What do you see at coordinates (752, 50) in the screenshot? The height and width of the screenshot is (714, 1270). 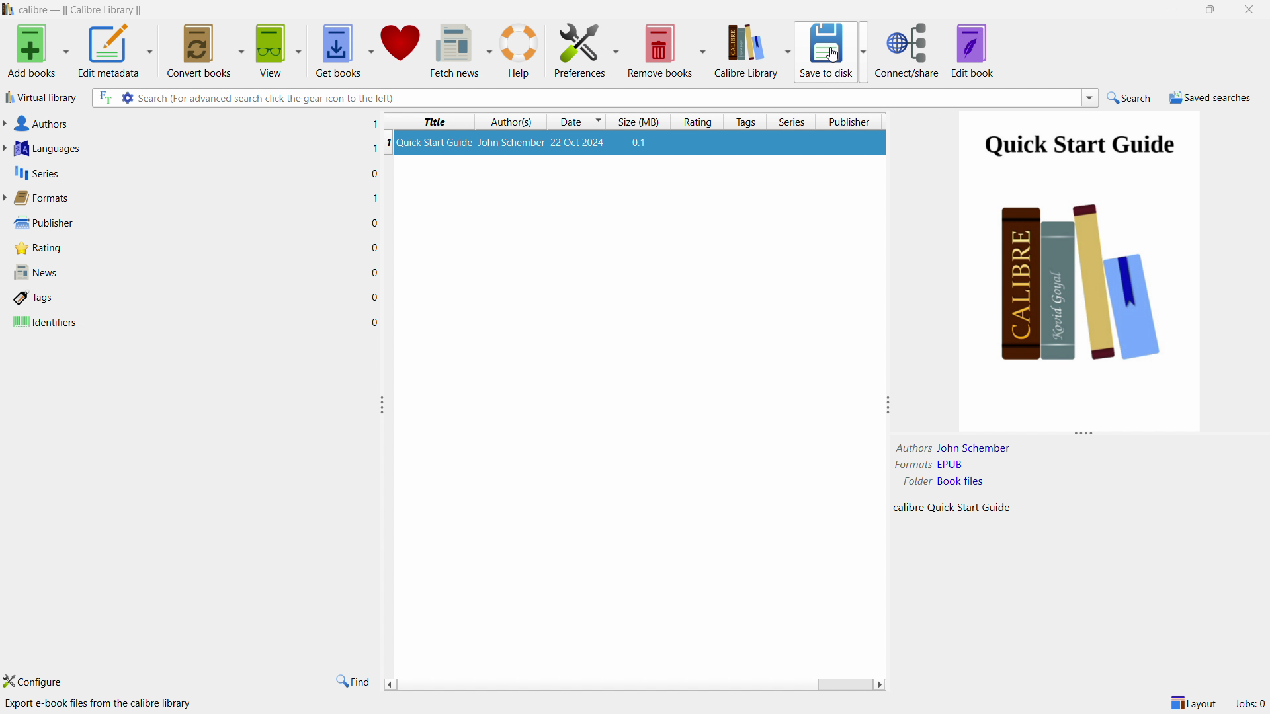 I see `calibre library` at bounding box center [752, 50].